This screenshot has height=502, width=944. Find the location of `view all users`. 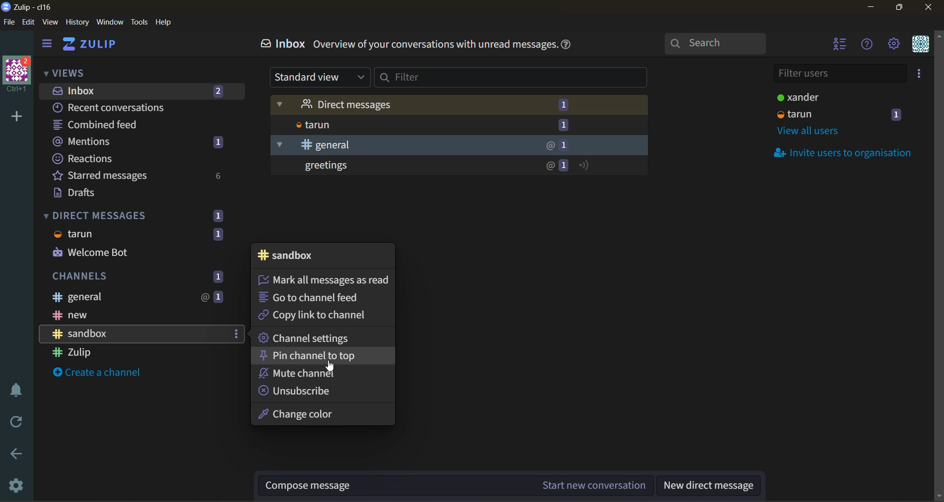

view all users is located at coordinates (808, 133).